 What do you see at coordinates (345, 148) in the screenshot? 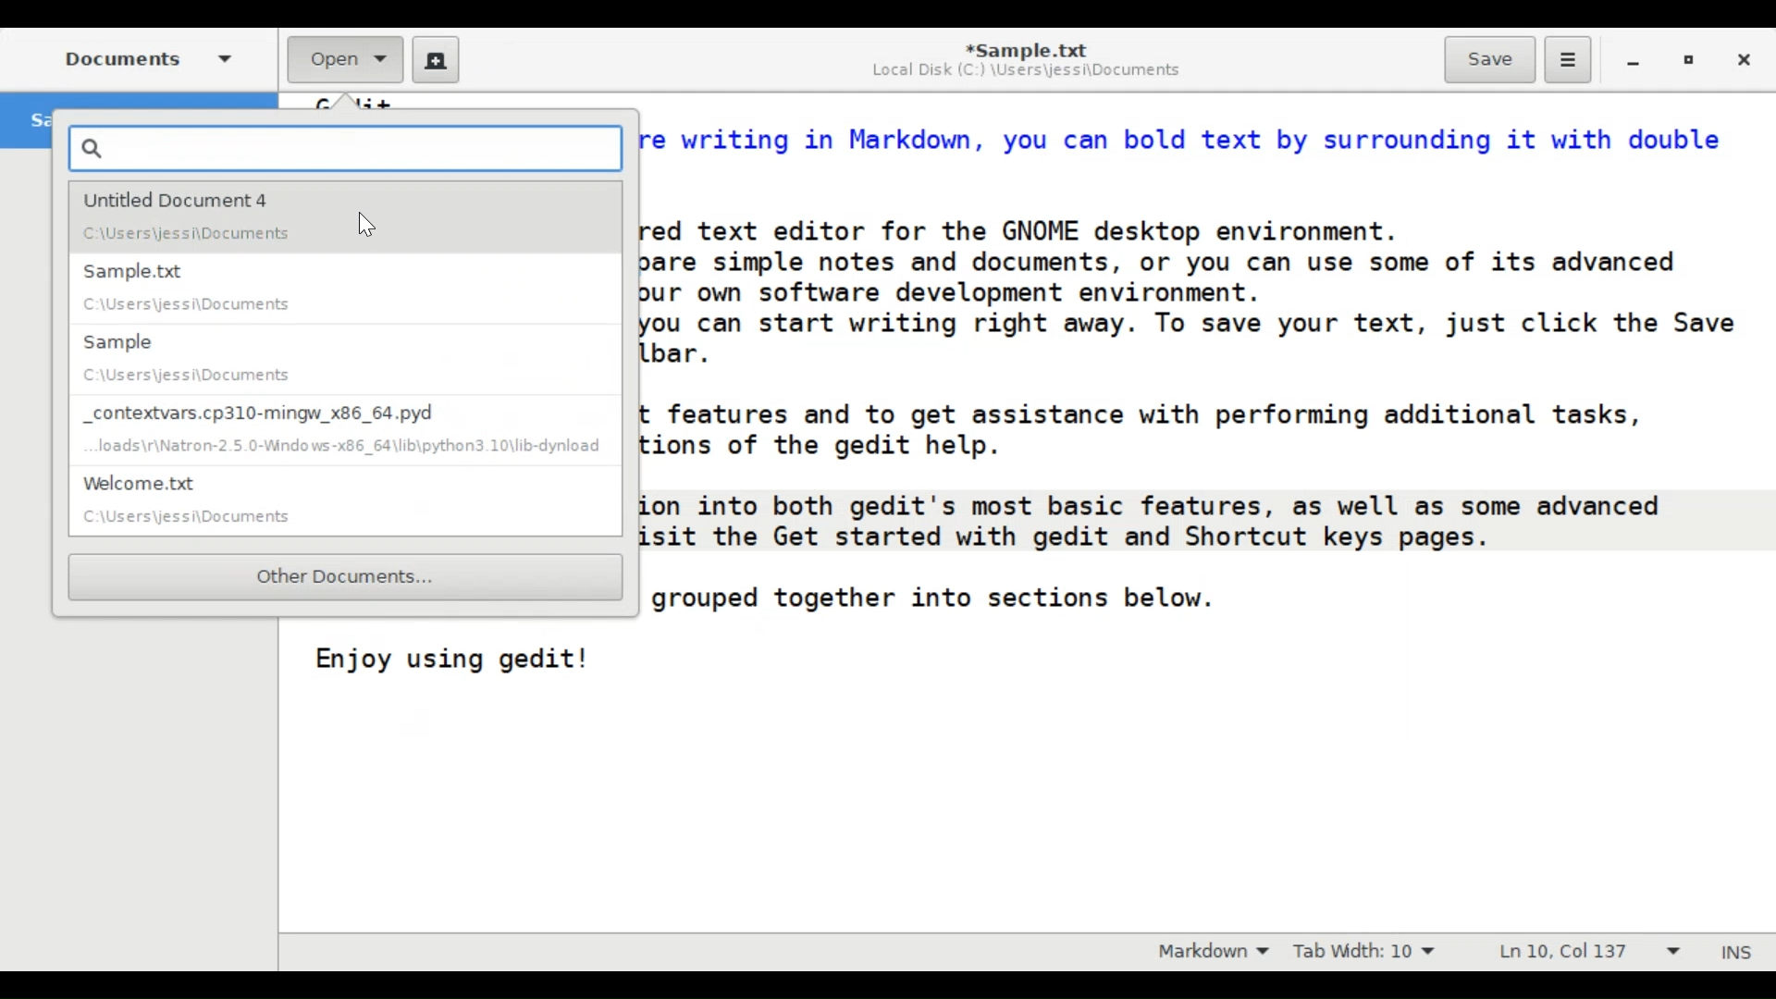
I see `Search File` at bounding box center [345, 148].